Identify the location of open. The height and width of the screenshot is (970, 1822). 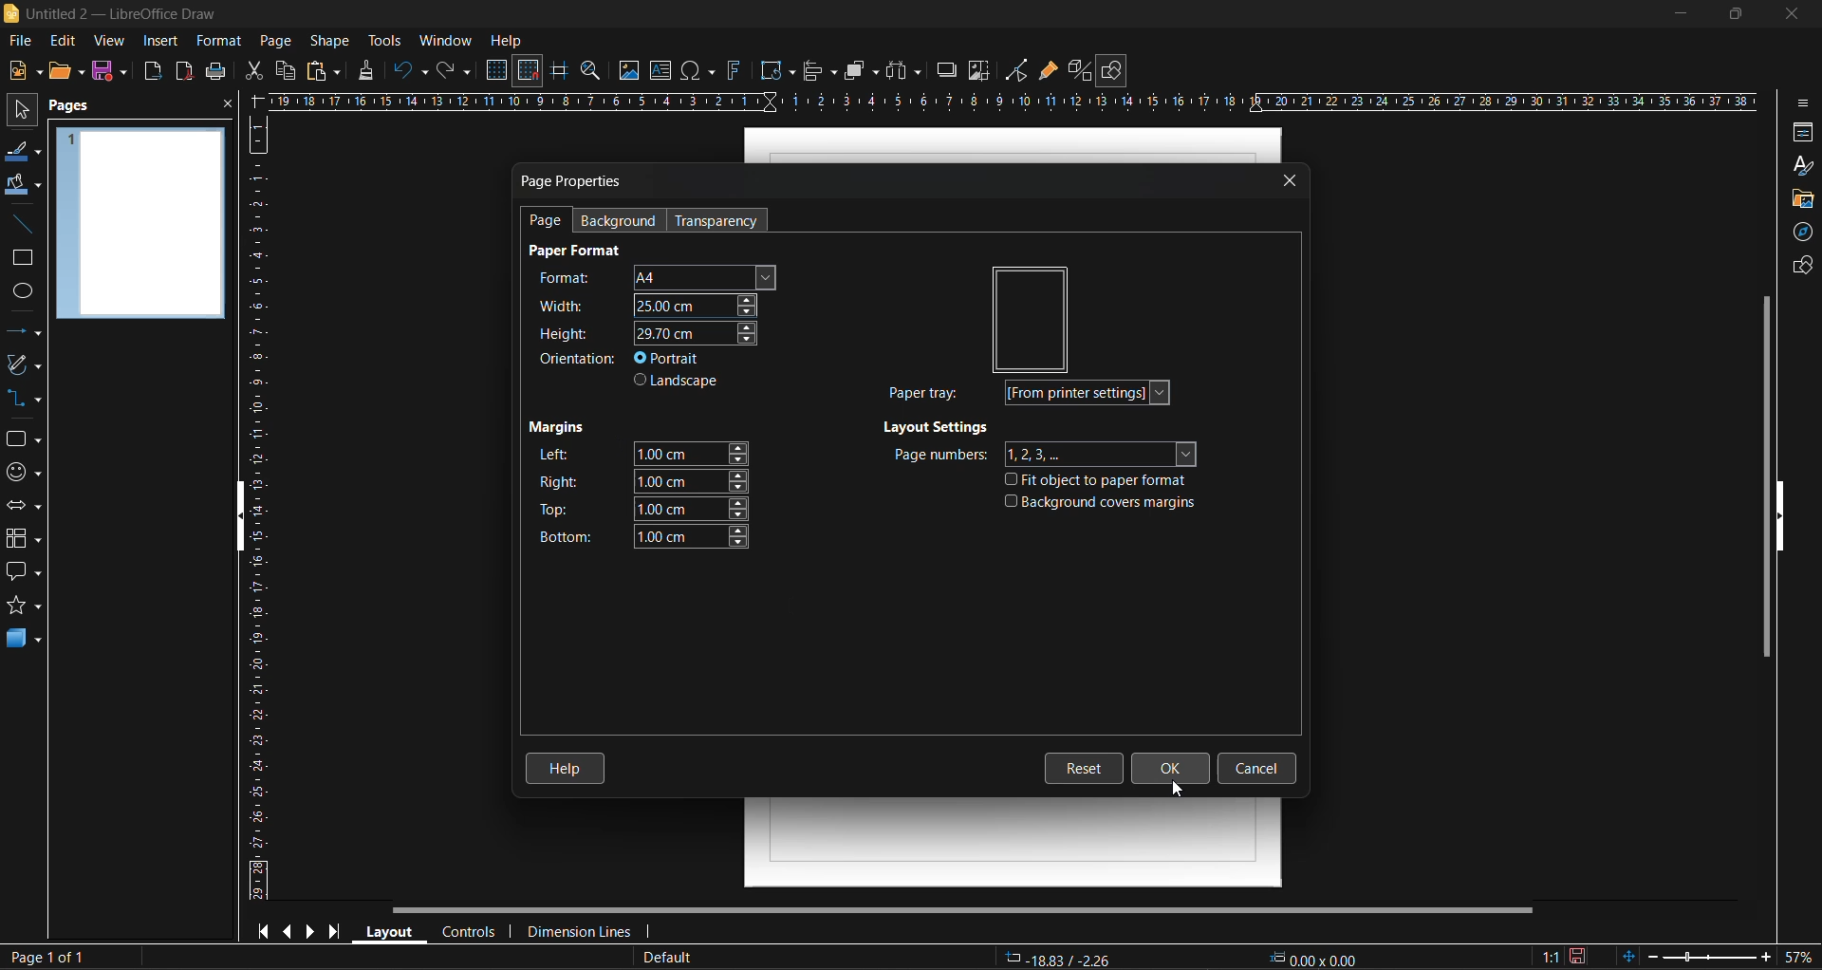
(65, 72).